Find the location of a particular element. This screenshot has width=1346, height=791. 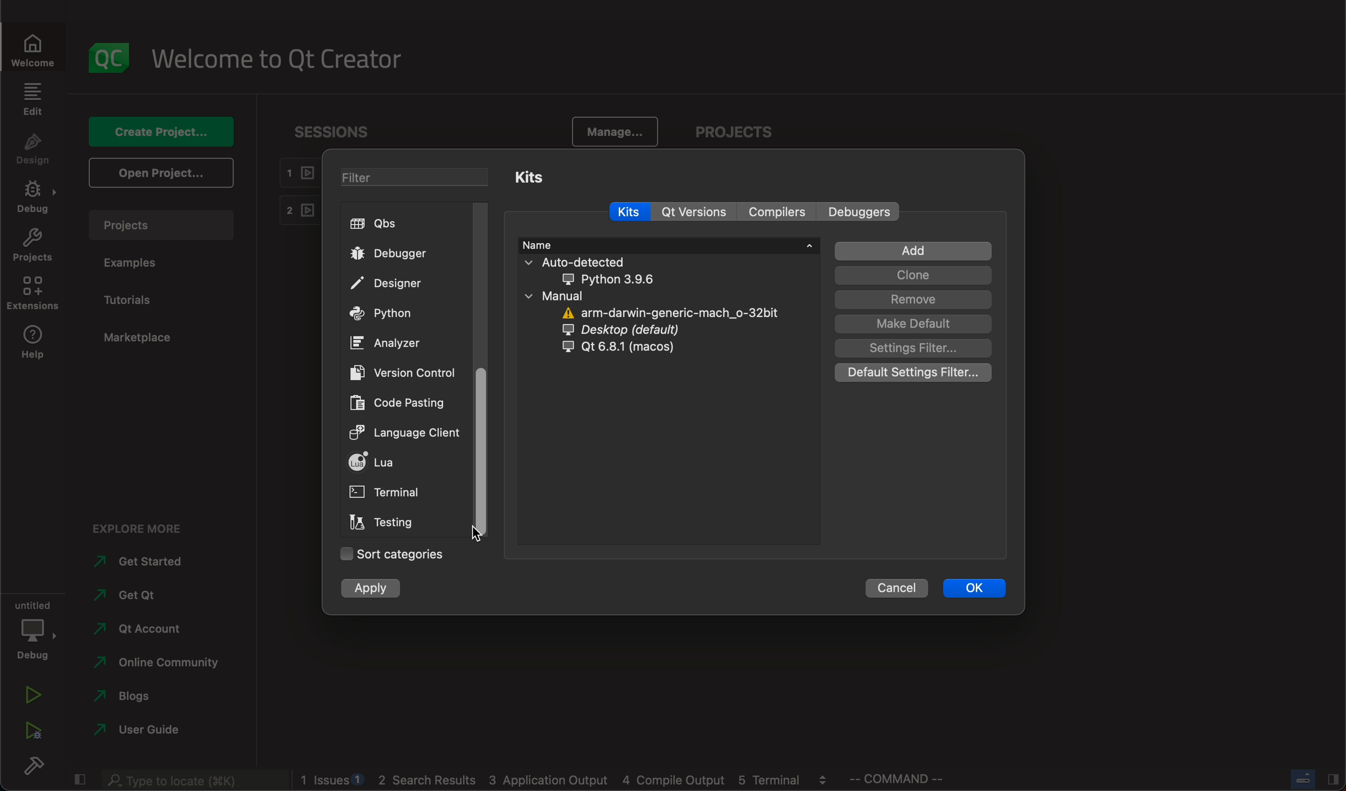

logo is located at coordinates (112, 58).